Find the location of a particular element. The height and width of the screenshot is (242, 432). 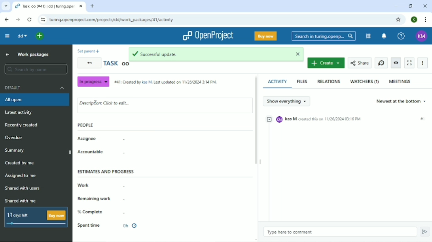

Default is located at coordinates (34, 88).